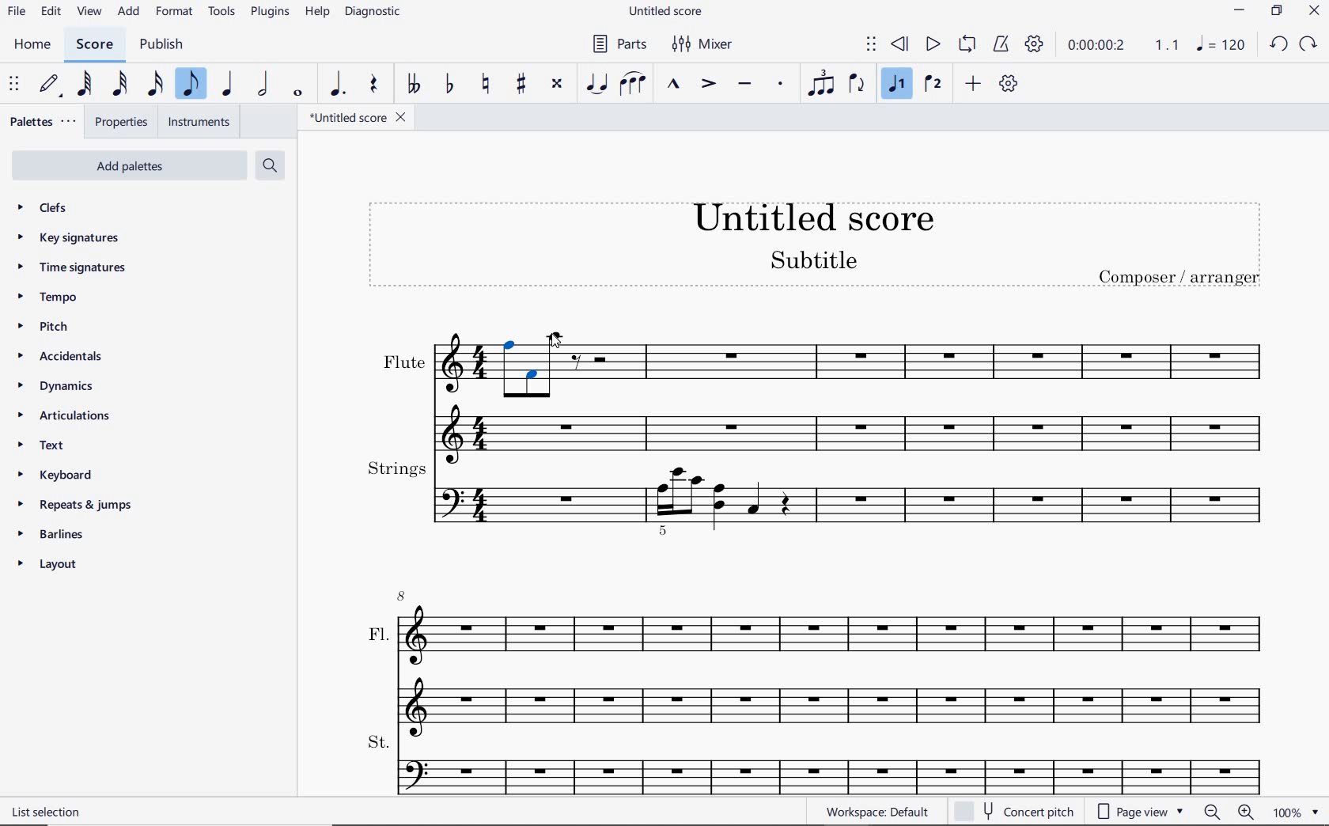 The height and width of the screenshot is (826, 1329). I want to click on STACCATO, so click(782, 85).